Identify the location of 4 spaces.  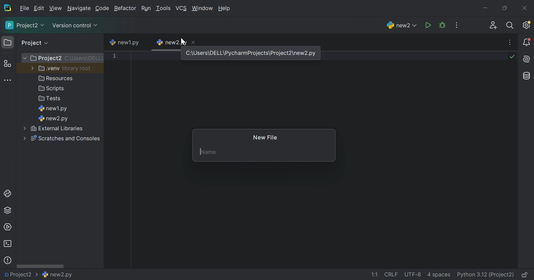
(439, 276).